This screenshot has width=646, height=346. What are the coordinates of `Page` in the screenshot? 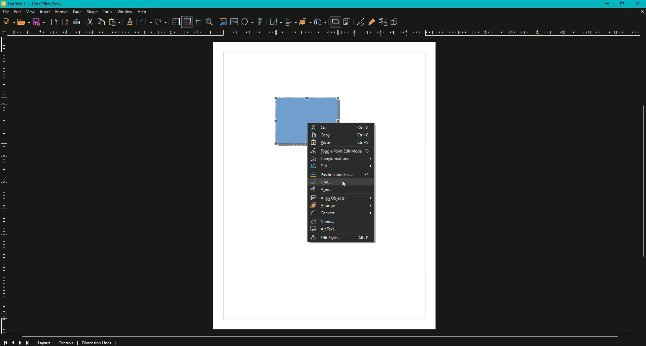 It's located at (77, 12).